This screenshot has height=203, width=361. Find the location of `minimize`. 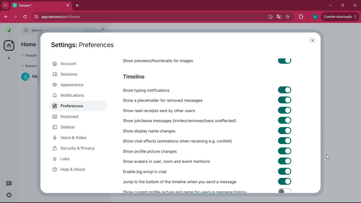

minimize is located at coordinates (331, 5).